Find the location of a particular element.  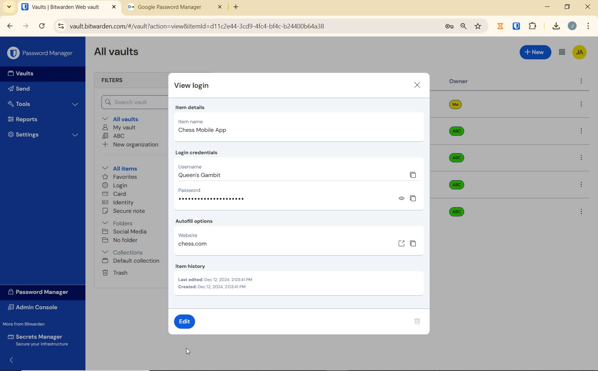

abc is located at coordinates (462, 214).